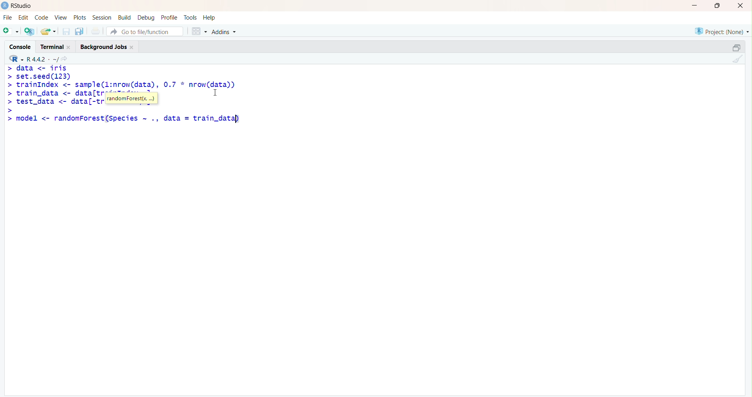  Describe the element at coordinates (7, 118) in the screenshot. I see `Prompt cursor` at that location.